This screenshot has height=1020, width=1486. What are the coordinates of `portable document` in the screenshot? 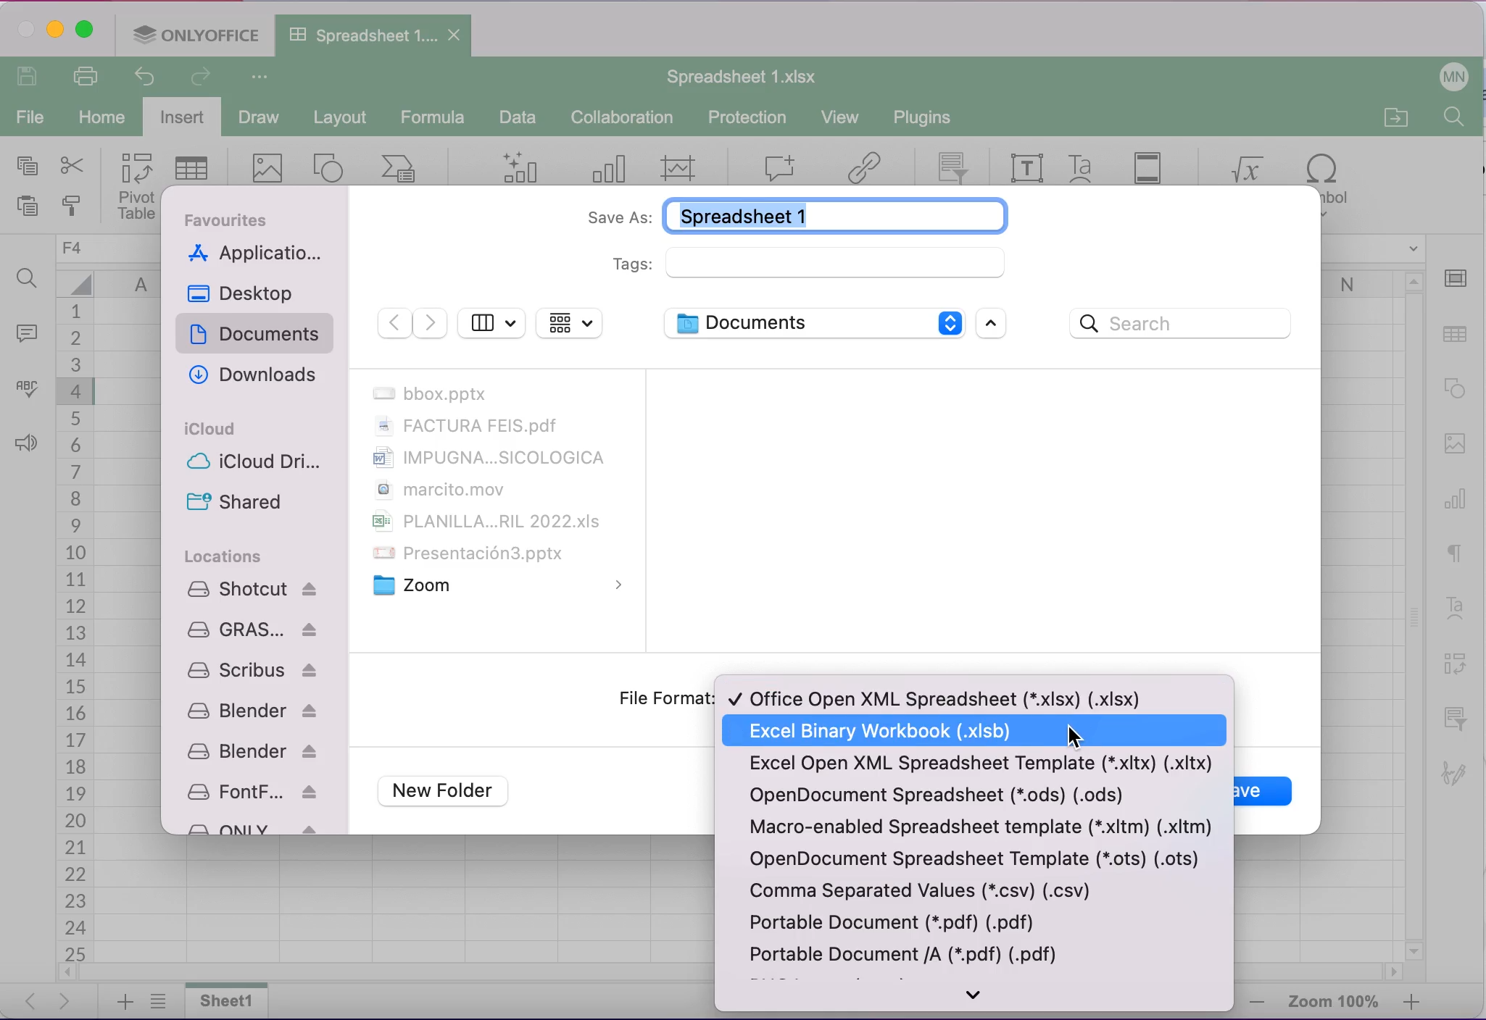 It's located at (889, 924).